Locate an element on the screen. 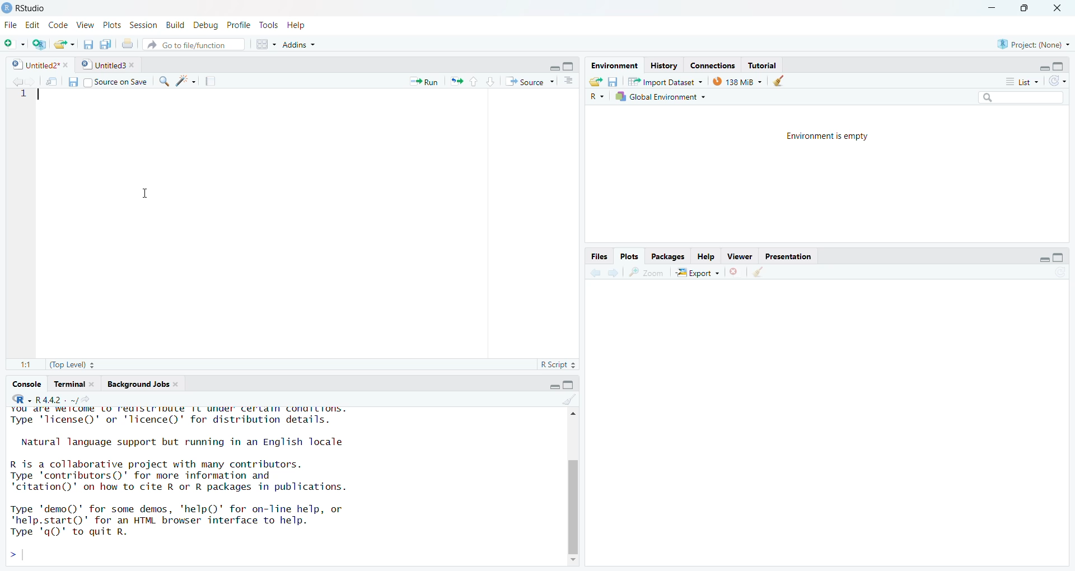 This screenshot has width=1075, height=571. Terminal is located at coordinates (72, 383).